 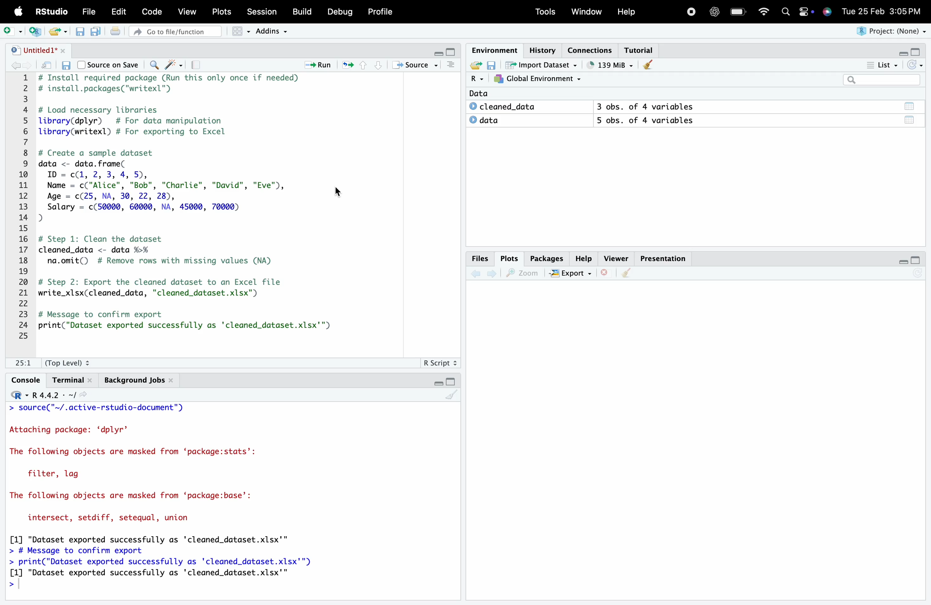 I want to click on  Go back to the previous source location (Ctrl + F9), so click(x=475, y=273).